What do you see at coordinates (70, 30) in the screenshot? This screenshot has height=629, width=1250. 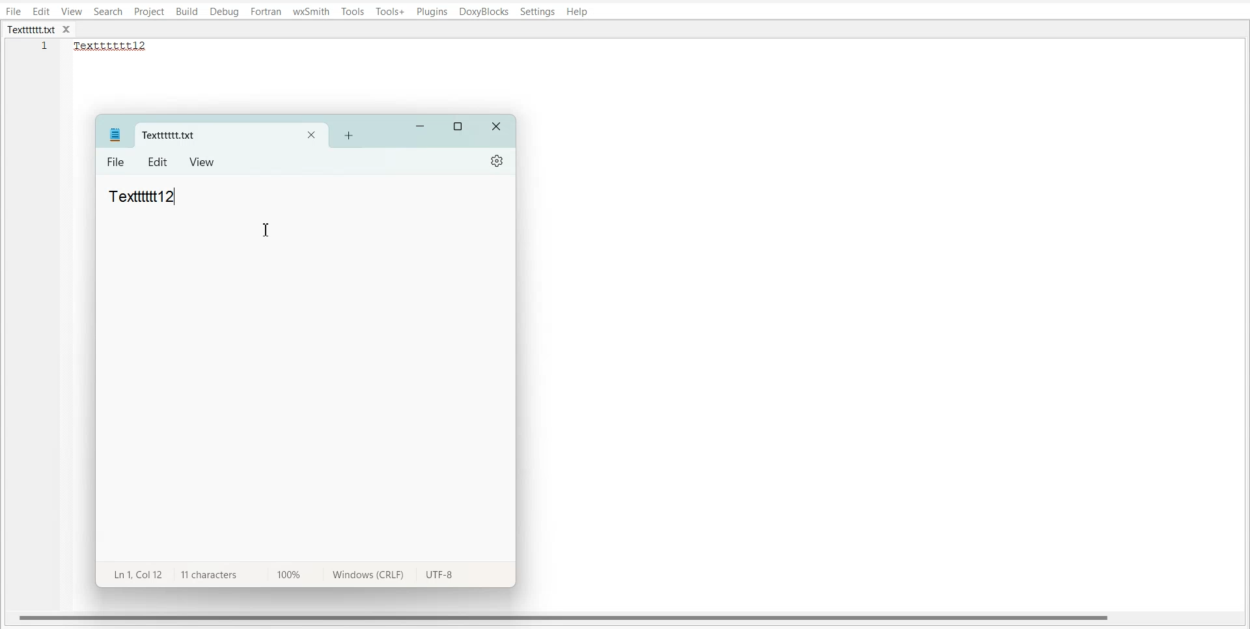 I see `close` at bounding box center [70, 30].